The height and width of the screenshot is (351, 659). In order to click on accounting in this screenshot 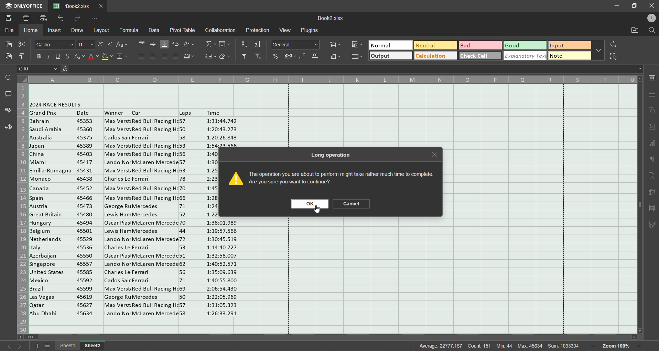, I will do `click(291, 56)`.